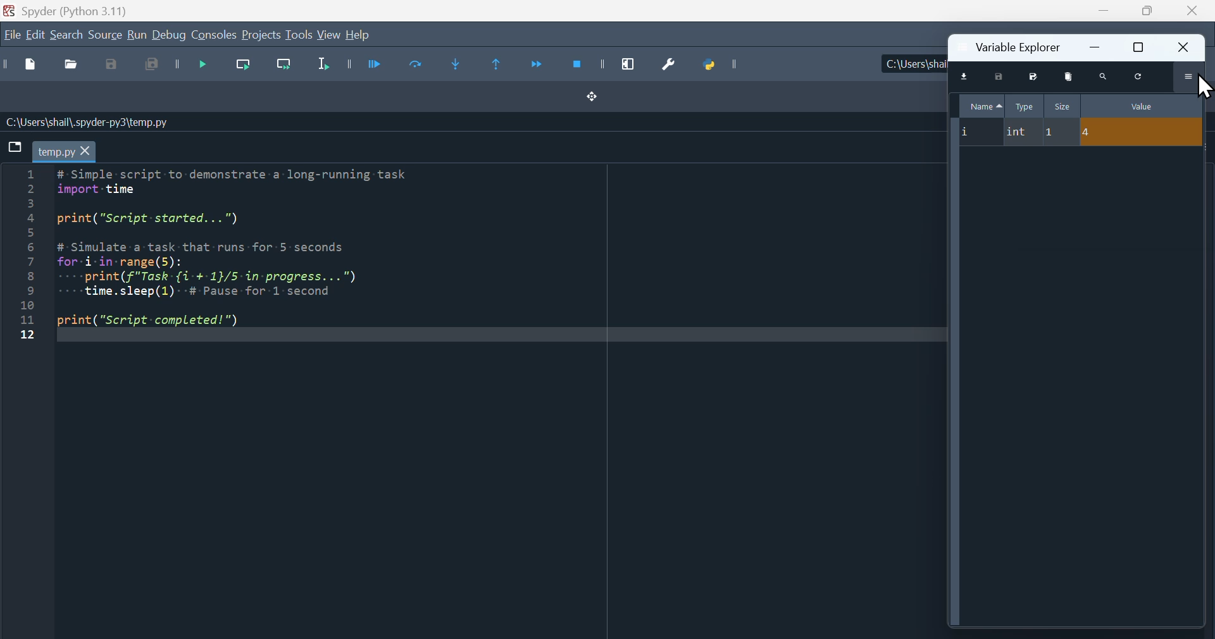 The width and height of the screenshot is (1215, 639). Describe the element at coordinates (323, 68) in the screenshot. I see `Run selection` at that location.